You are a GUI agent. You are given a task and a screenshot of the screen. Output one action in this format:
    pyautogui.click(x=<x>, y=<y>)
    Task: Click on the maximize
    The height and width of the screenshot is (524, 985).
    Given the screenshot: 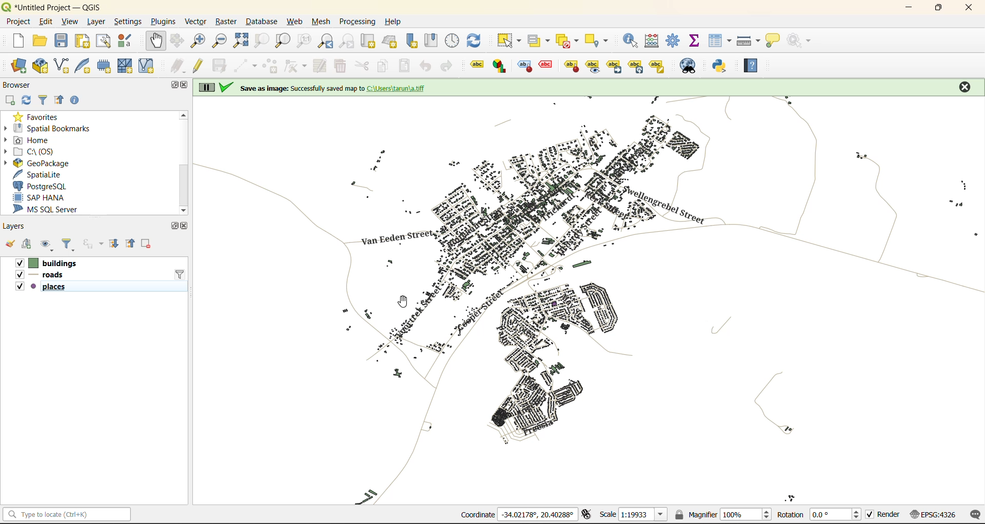 What is the action you would take?
    pyautogui.click(x=173, y=85)
    